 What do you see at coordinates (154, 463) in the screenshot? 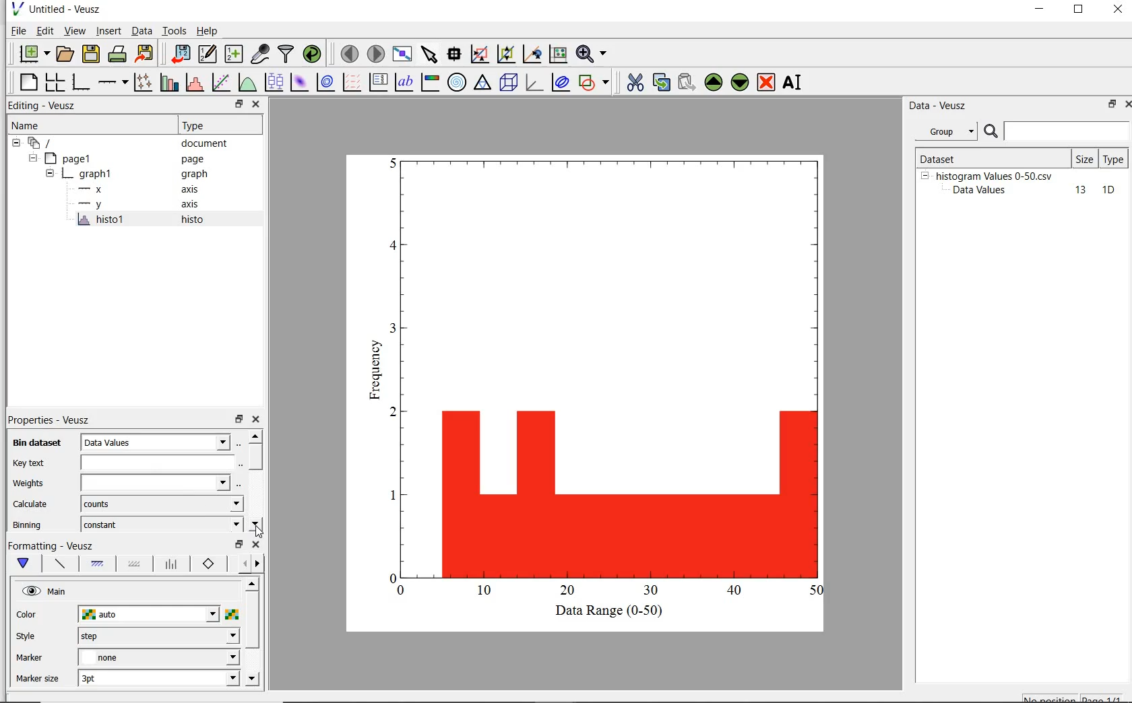
I see `input key text` at bounding box center [154, 463].